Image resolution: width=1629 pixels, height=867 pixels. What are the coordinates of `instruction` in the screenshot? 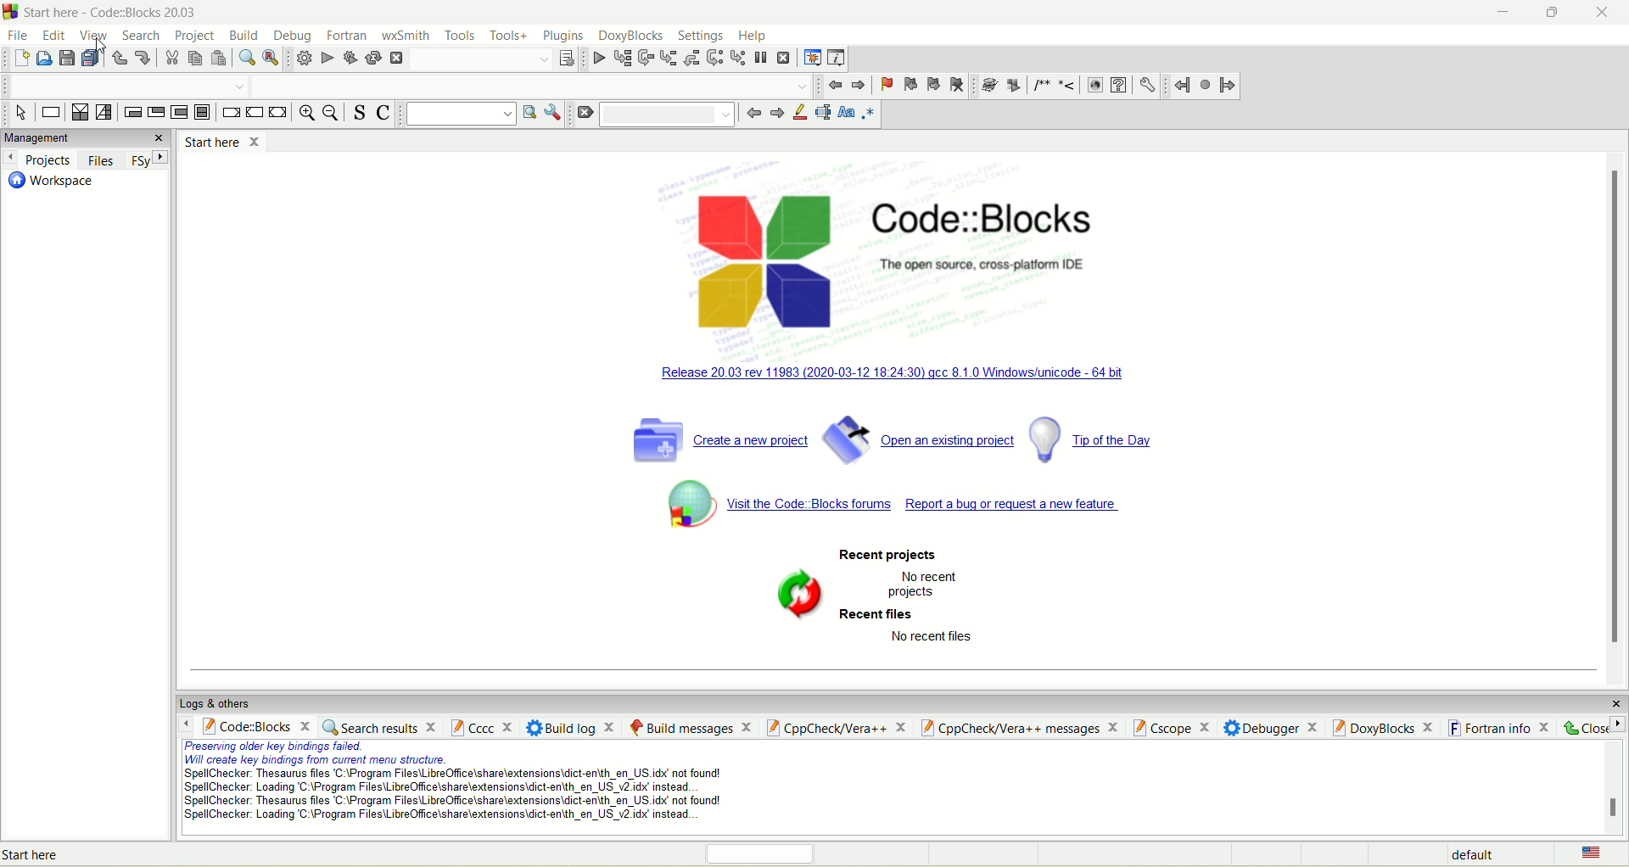 It's located at (51, 111).